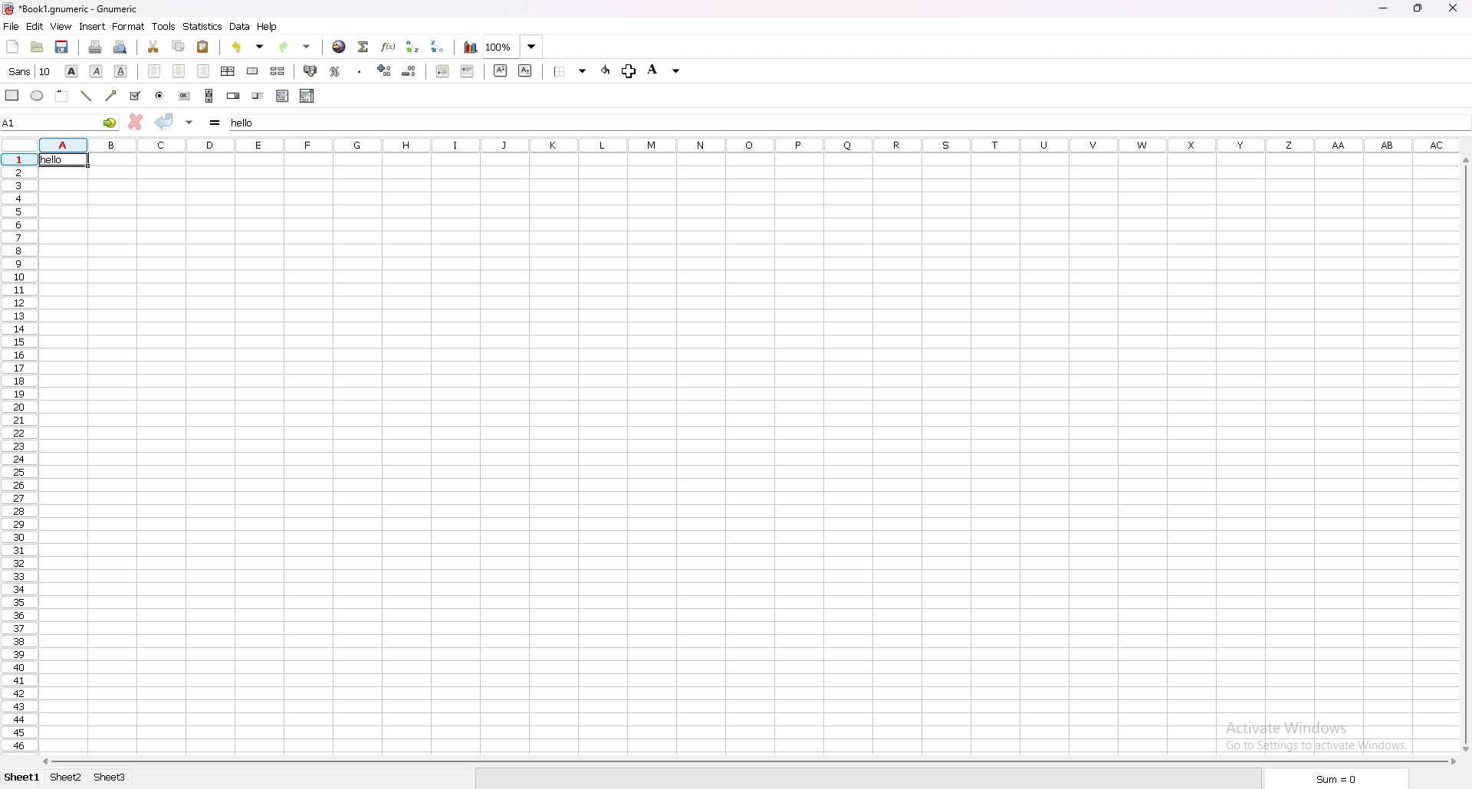 The height and width of the screenshot is (789, 1472). What do you see at coordinates (205, 72) in the screenshot?
I see `right align` at bounding box center [205, 72].